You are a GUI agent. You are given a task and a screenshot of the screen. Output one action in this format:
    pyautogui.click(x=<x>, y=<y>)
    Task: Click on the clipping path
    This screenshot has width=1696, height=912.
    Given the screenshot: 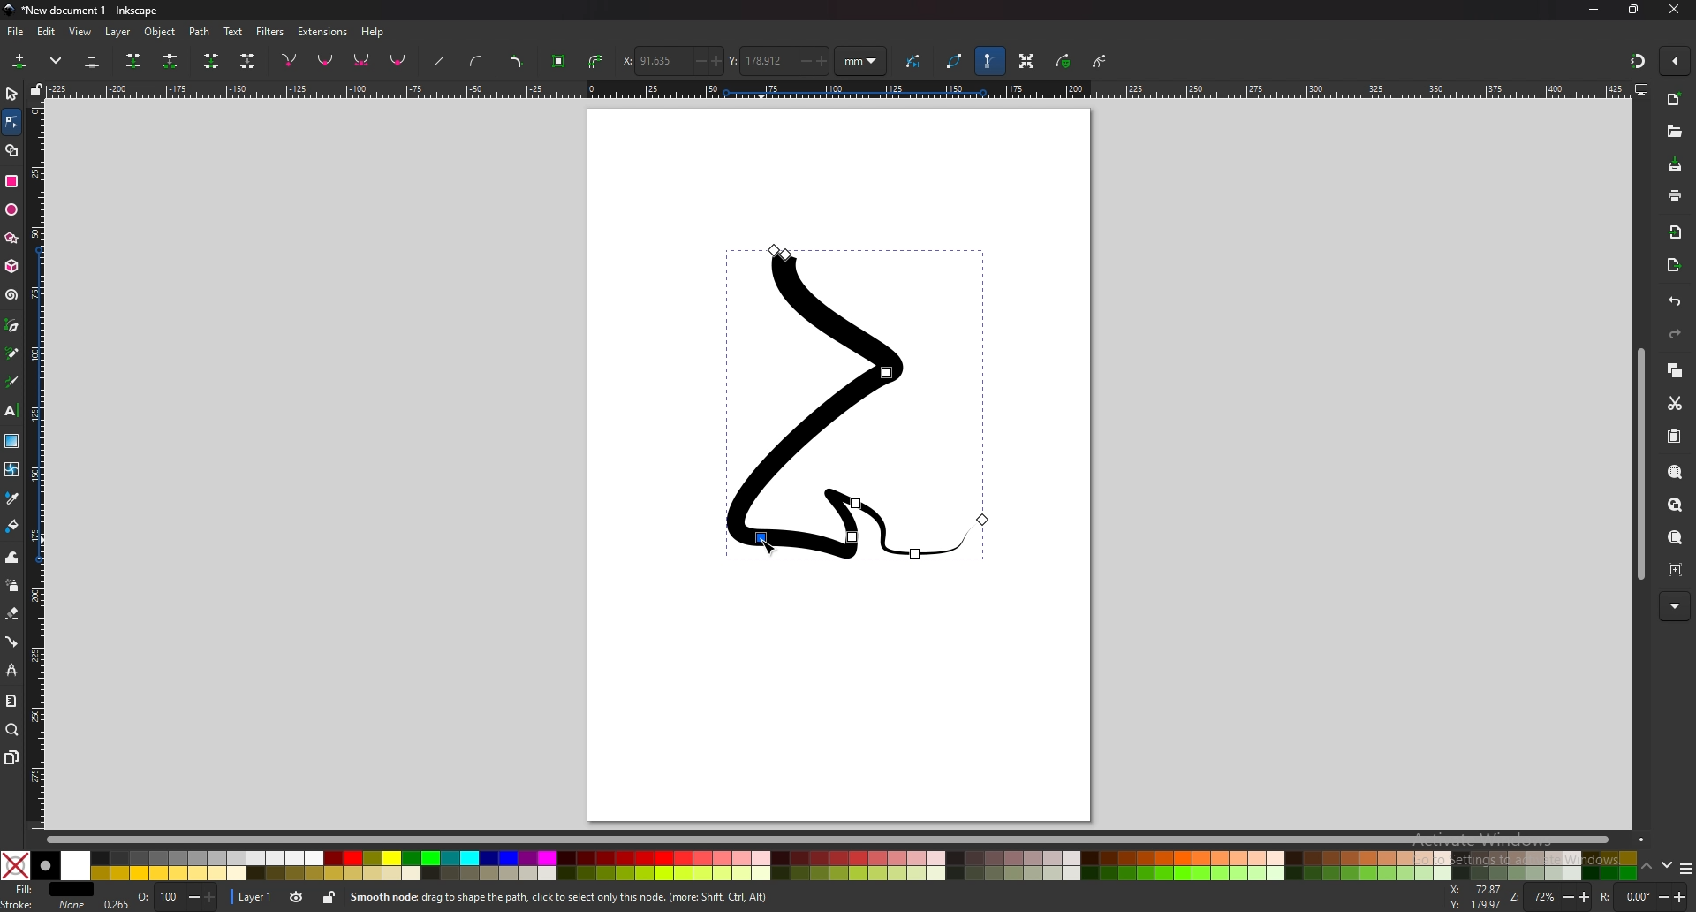 What is the action you would take?
    pyautogui.click(x=1100, y=60)
    